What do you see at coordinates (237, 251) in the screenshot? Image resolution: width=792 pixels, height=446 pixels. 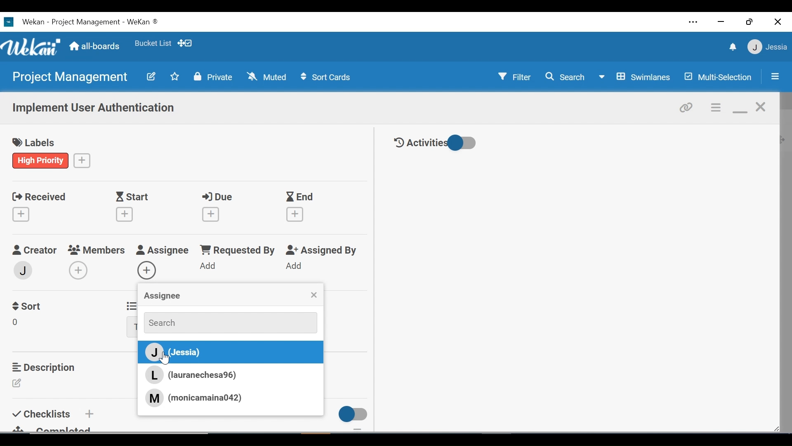 I see `Requested By` at bounding box center [237, 251].